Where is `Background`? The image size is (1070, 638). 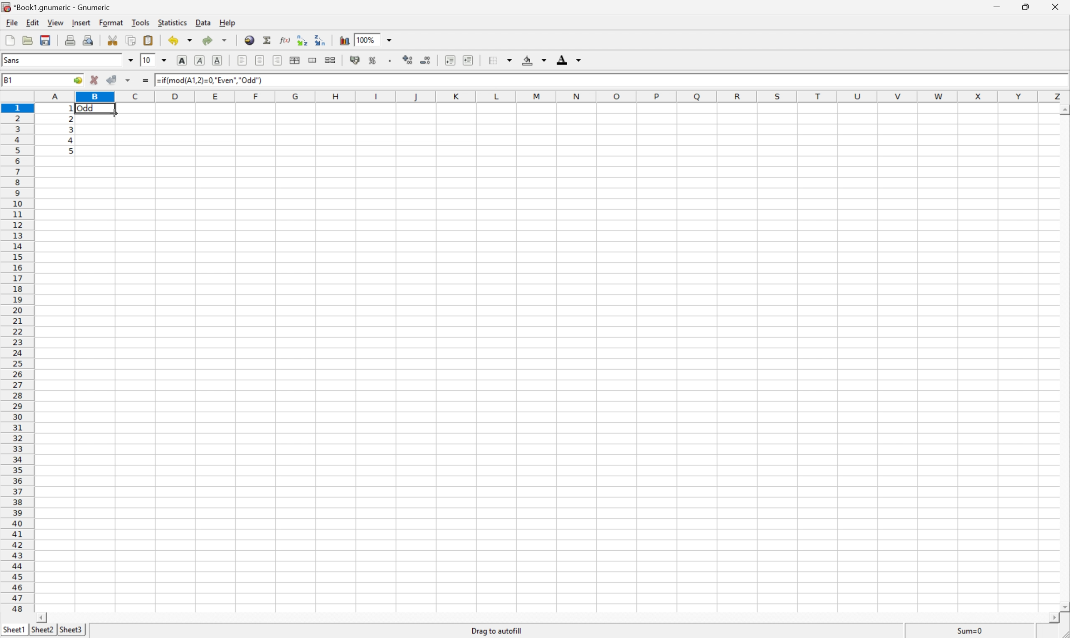
Background is located at coordinates (535, 59).